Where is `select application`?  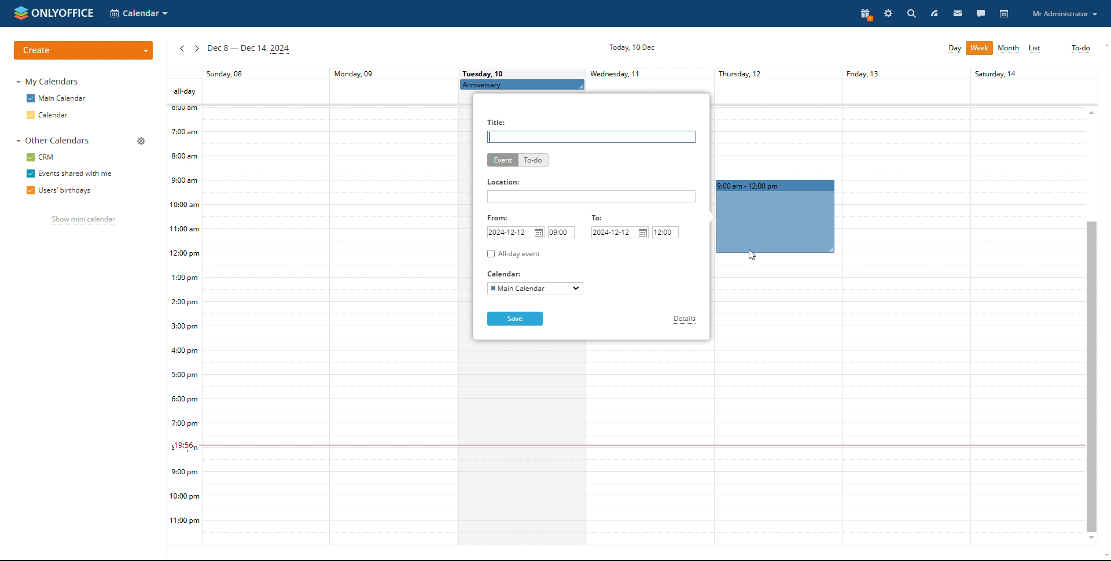
select application is located at coordinates (139, 13).